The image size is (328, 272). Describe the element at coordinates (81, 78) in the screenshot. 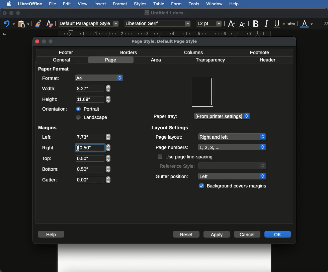

I see `A4` at that location.